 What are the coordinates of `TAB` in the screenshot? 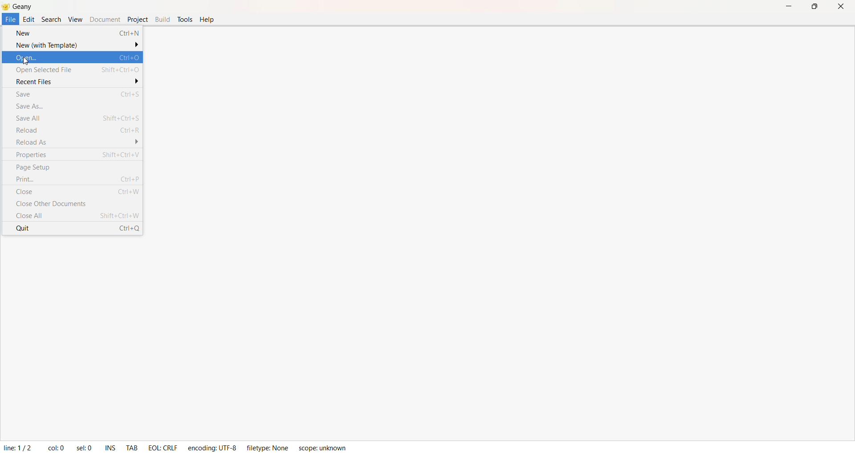 It's located at (133, 446).